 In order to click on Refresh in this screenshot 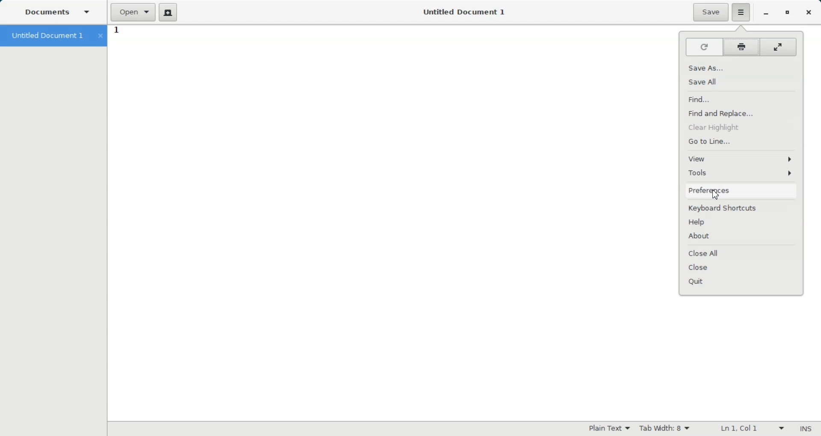, I will do `click(704, 47)`.